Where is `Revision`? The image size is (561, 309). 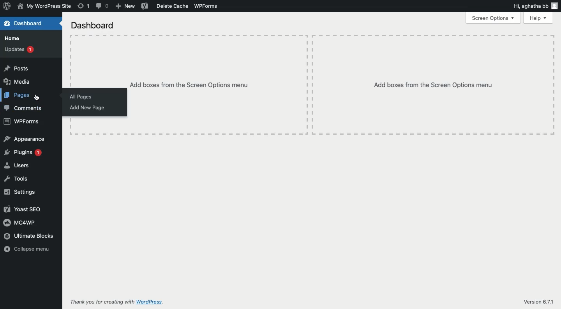
Revision is located at coordinates (83, 5).